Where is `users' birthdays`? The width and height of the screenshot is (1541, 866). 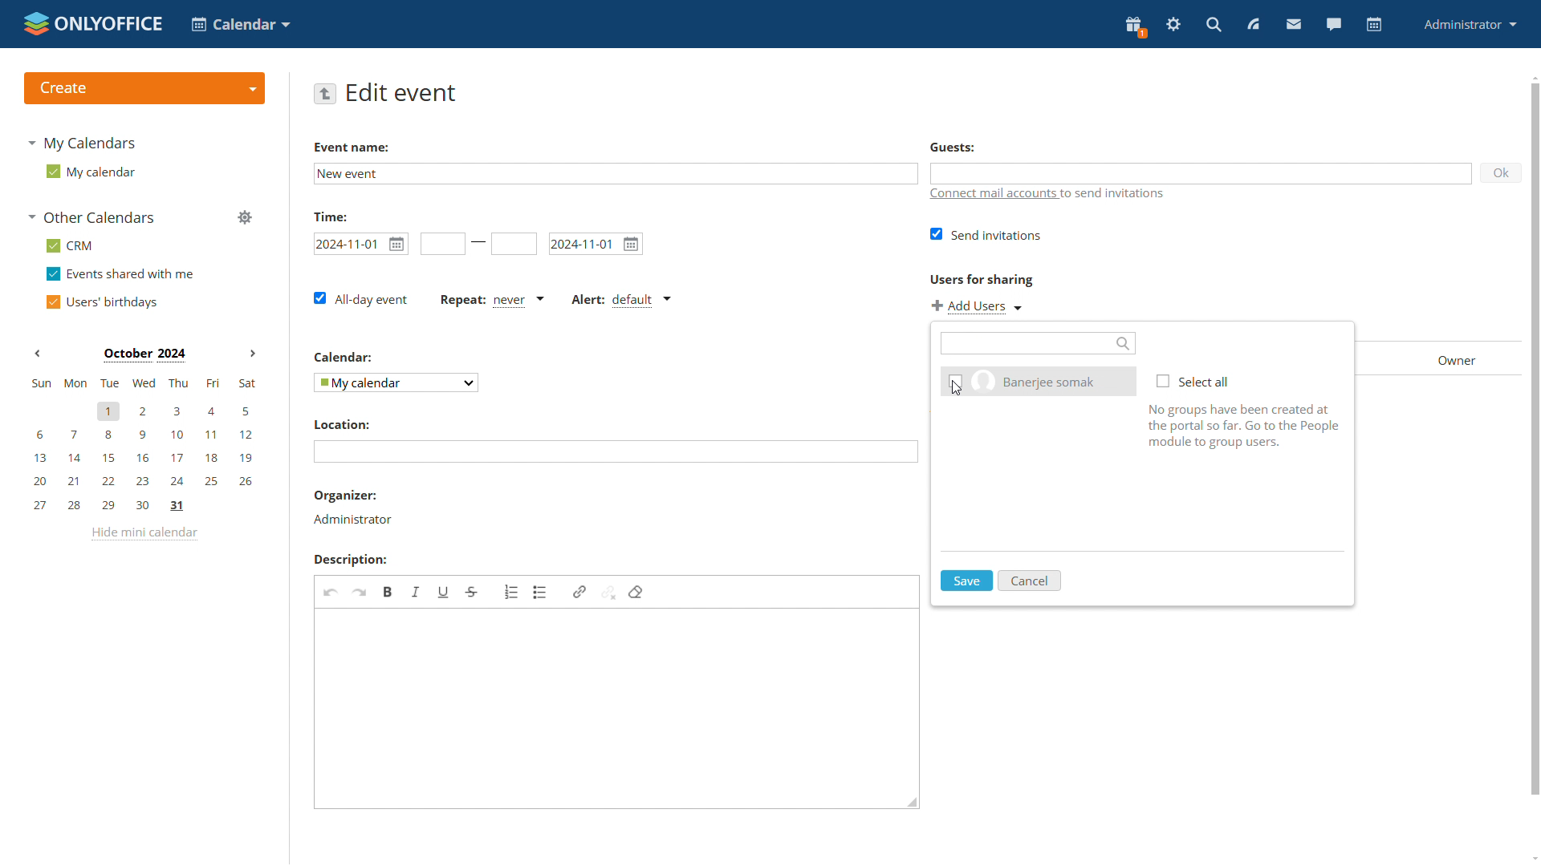
users' birthdays is located at coordinates (106, 301).